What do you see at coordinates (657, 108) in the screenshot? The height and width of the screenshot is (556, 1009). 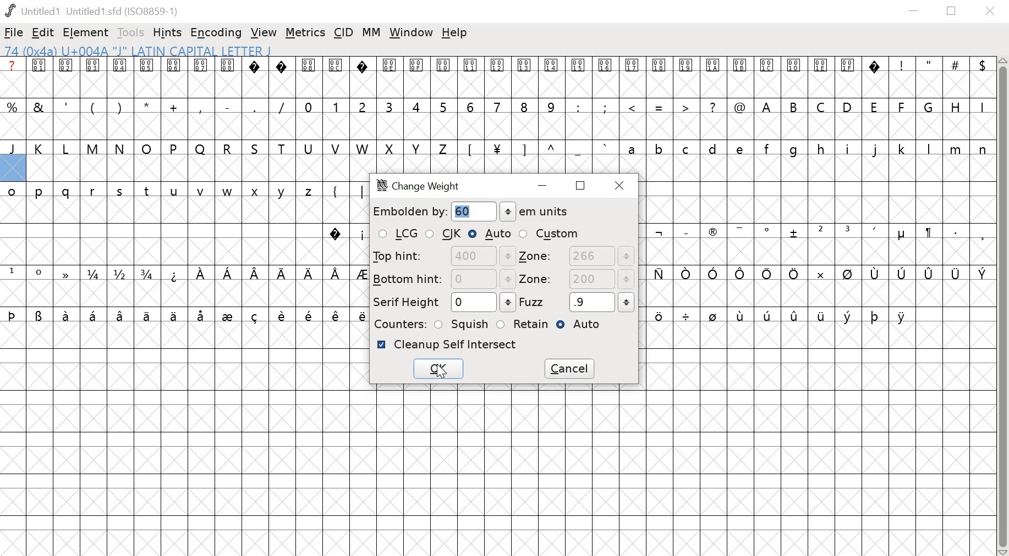 I see `special characters` at bounding box center [657, 108].